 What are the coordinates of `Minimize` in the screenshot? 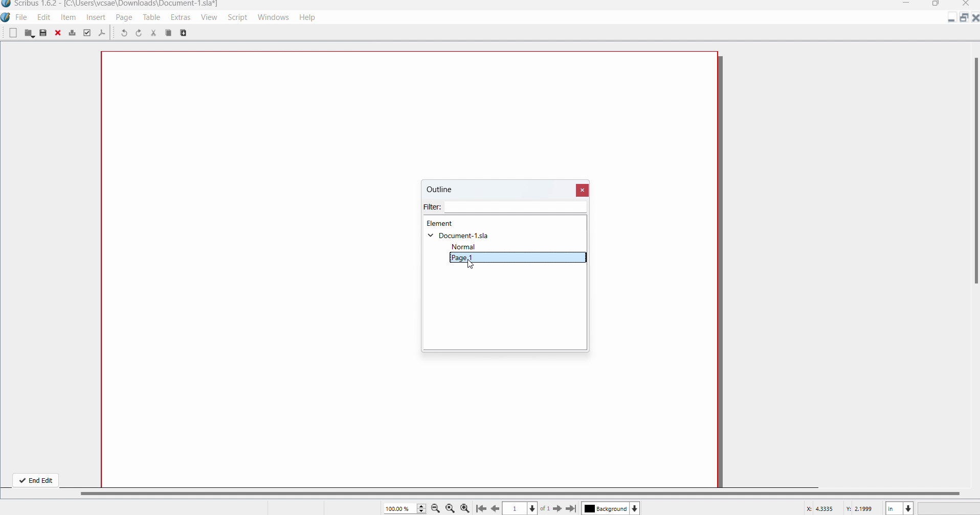 It's located at (953, 20).